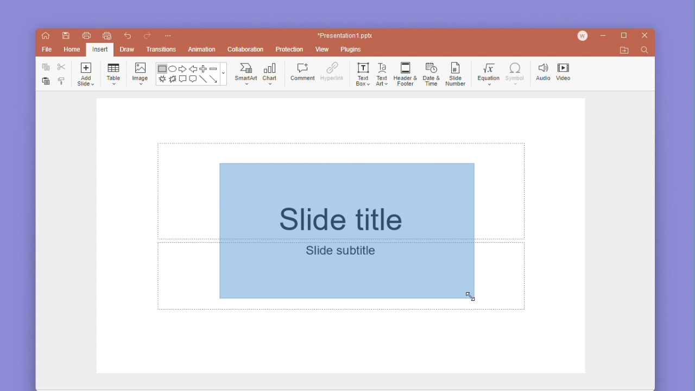  What do you see at coordinates (47, 49) in the screenshot?
I see `file` at bounding box center [47, 49].